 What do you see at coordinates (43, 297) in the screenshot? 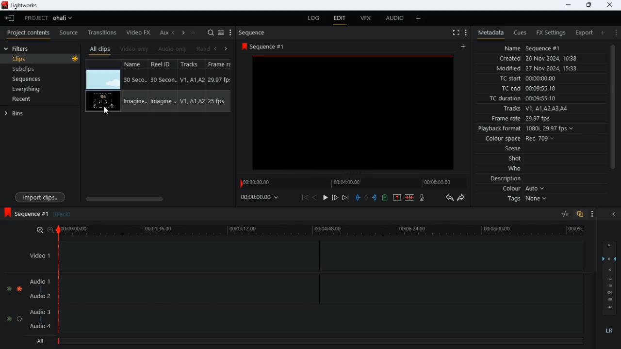
I see `audio 2` at bounding box center [43, 297].